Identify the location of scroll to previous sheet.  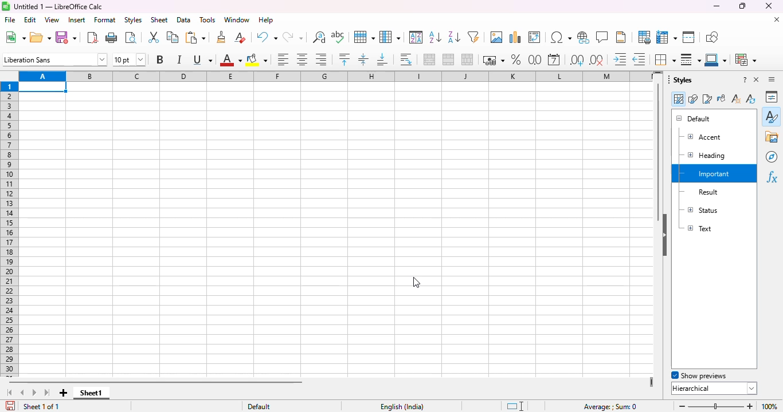
(22, 393).